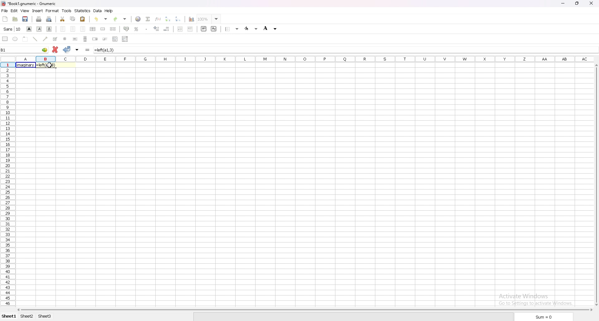 This screenshot has width=599, height=321. I want to click on combo box, so click(125, 39).